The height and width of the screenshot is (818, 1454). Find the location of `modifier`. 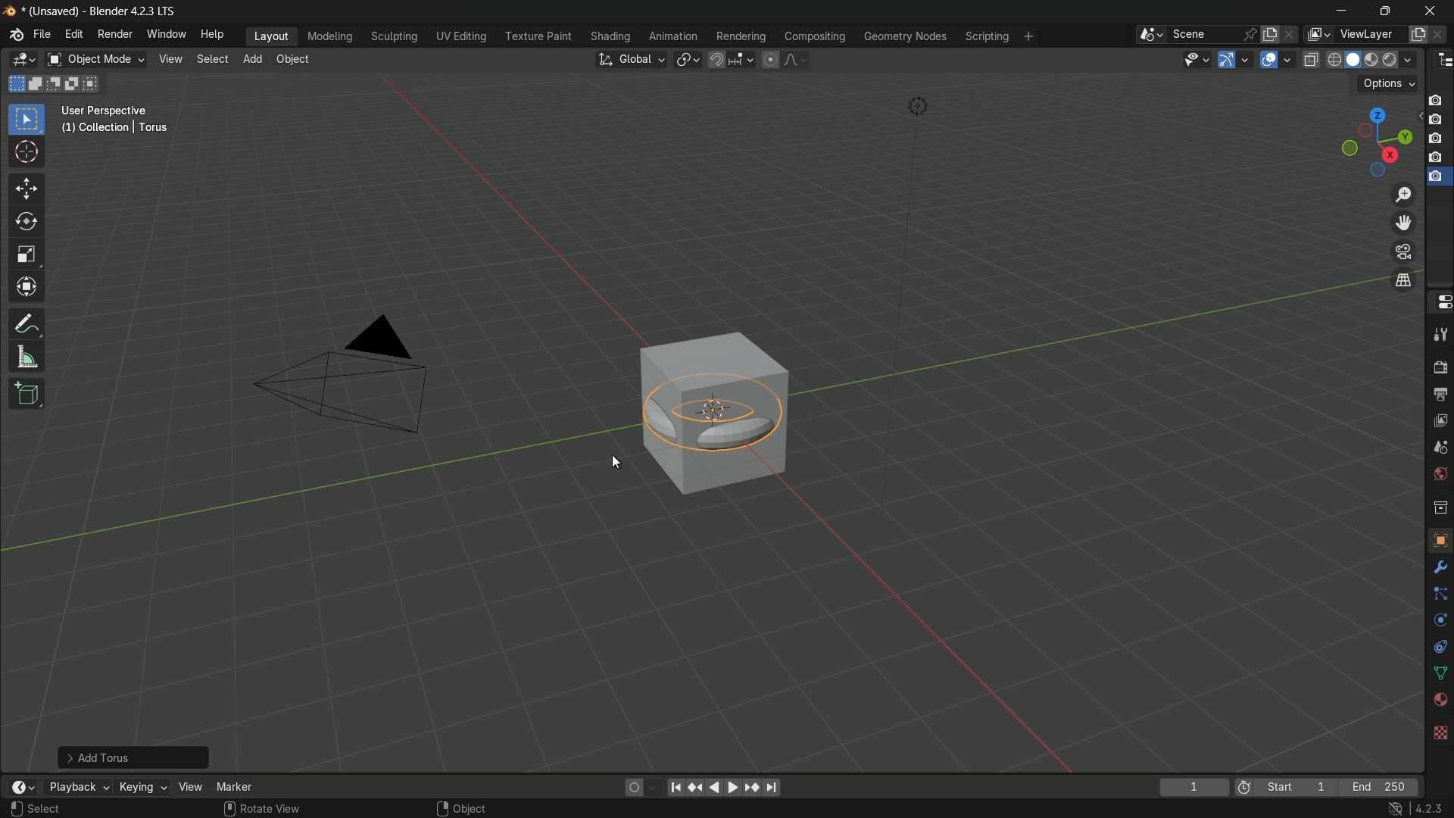

modifier is located at coordinates (1437, 567).